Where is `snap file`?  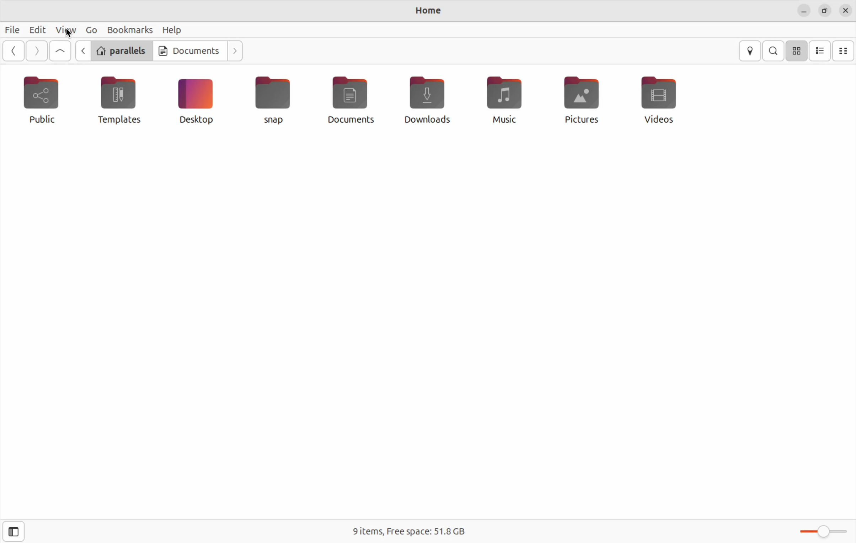
snap file is located at coordinates (273, 100).